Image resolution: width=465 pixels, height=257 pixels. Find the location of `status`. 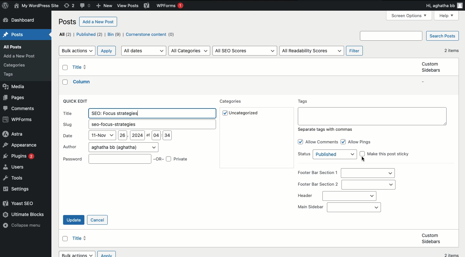

status is located at coordinates (335, 155).